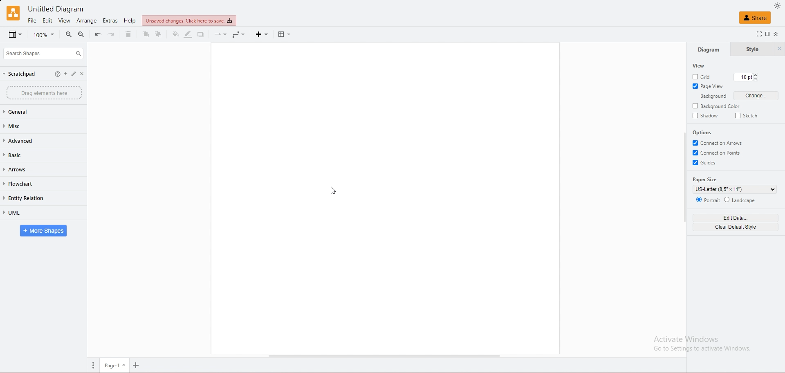  I want to click on landscape, so click(742, 200).